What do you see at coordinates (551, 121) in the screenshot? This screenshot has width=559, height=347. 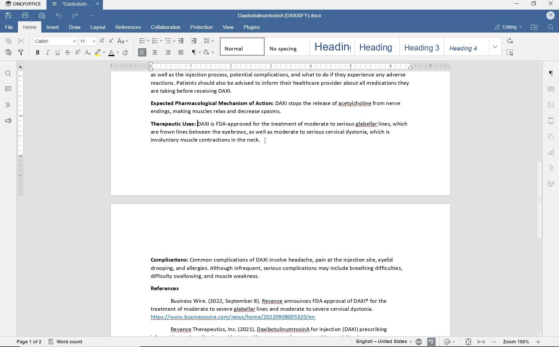 I see `header & footer` at bounding box center [551, 121].